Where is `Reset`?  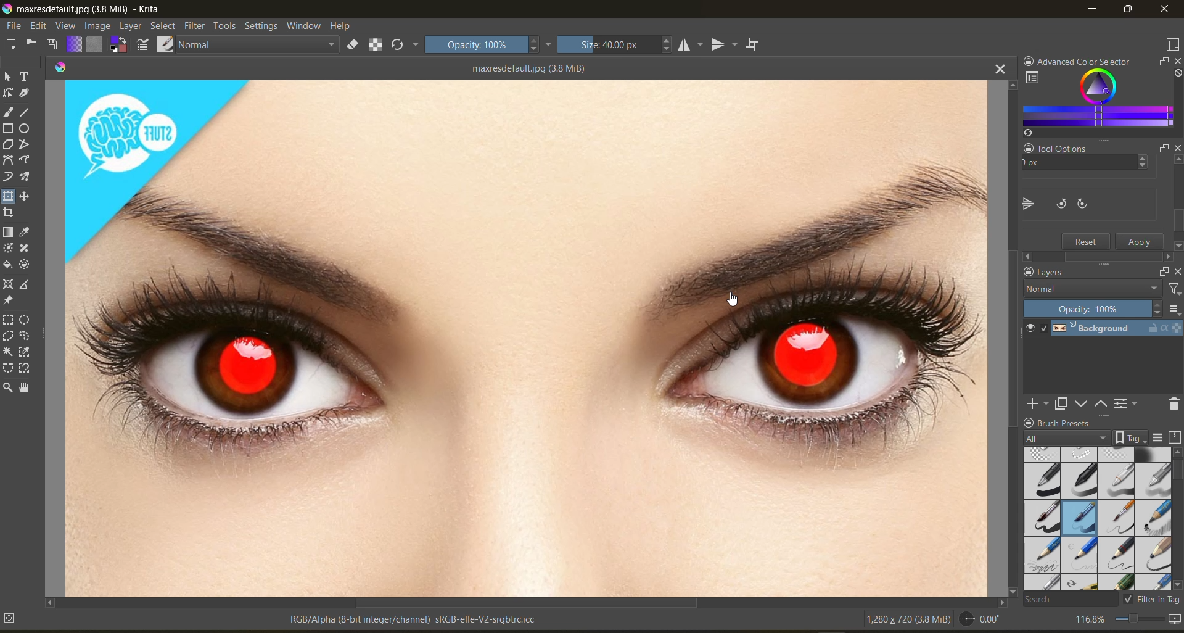
Reset is located at coordinates (1089, 243).